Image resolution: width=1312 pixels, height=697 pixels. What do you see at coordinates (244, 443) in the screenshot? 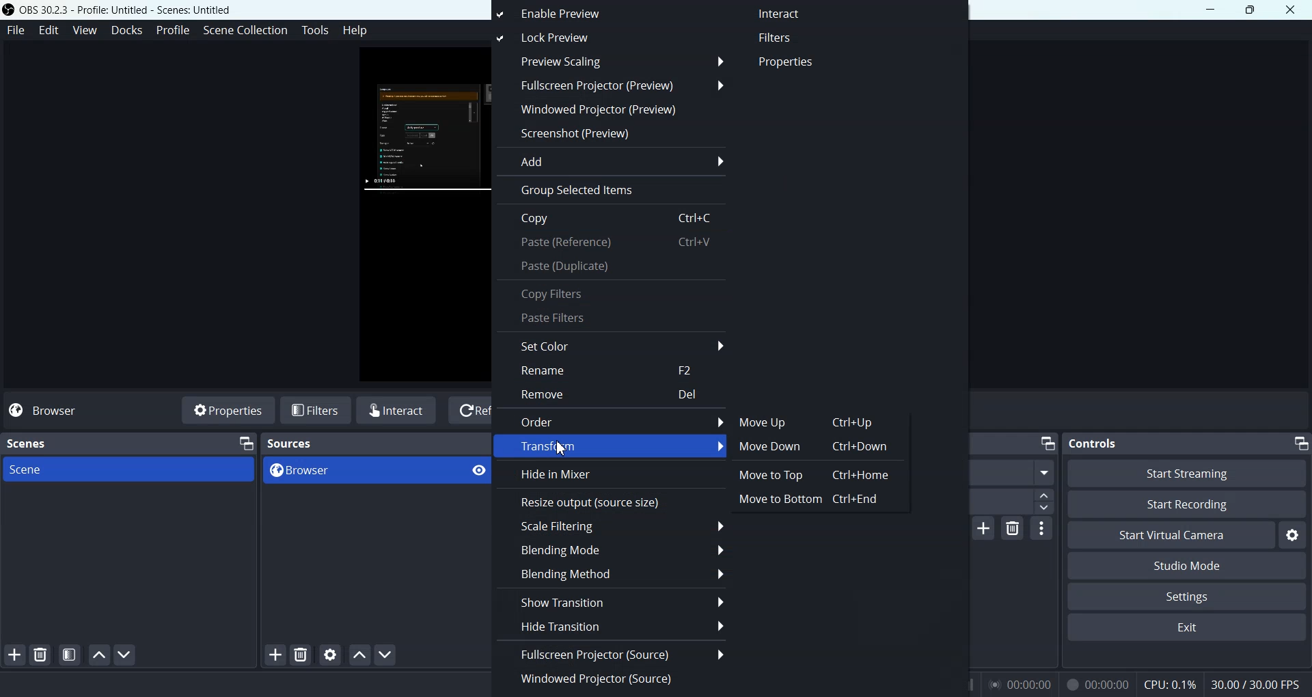
I see `Minimize` at bounding box center [244, 443].